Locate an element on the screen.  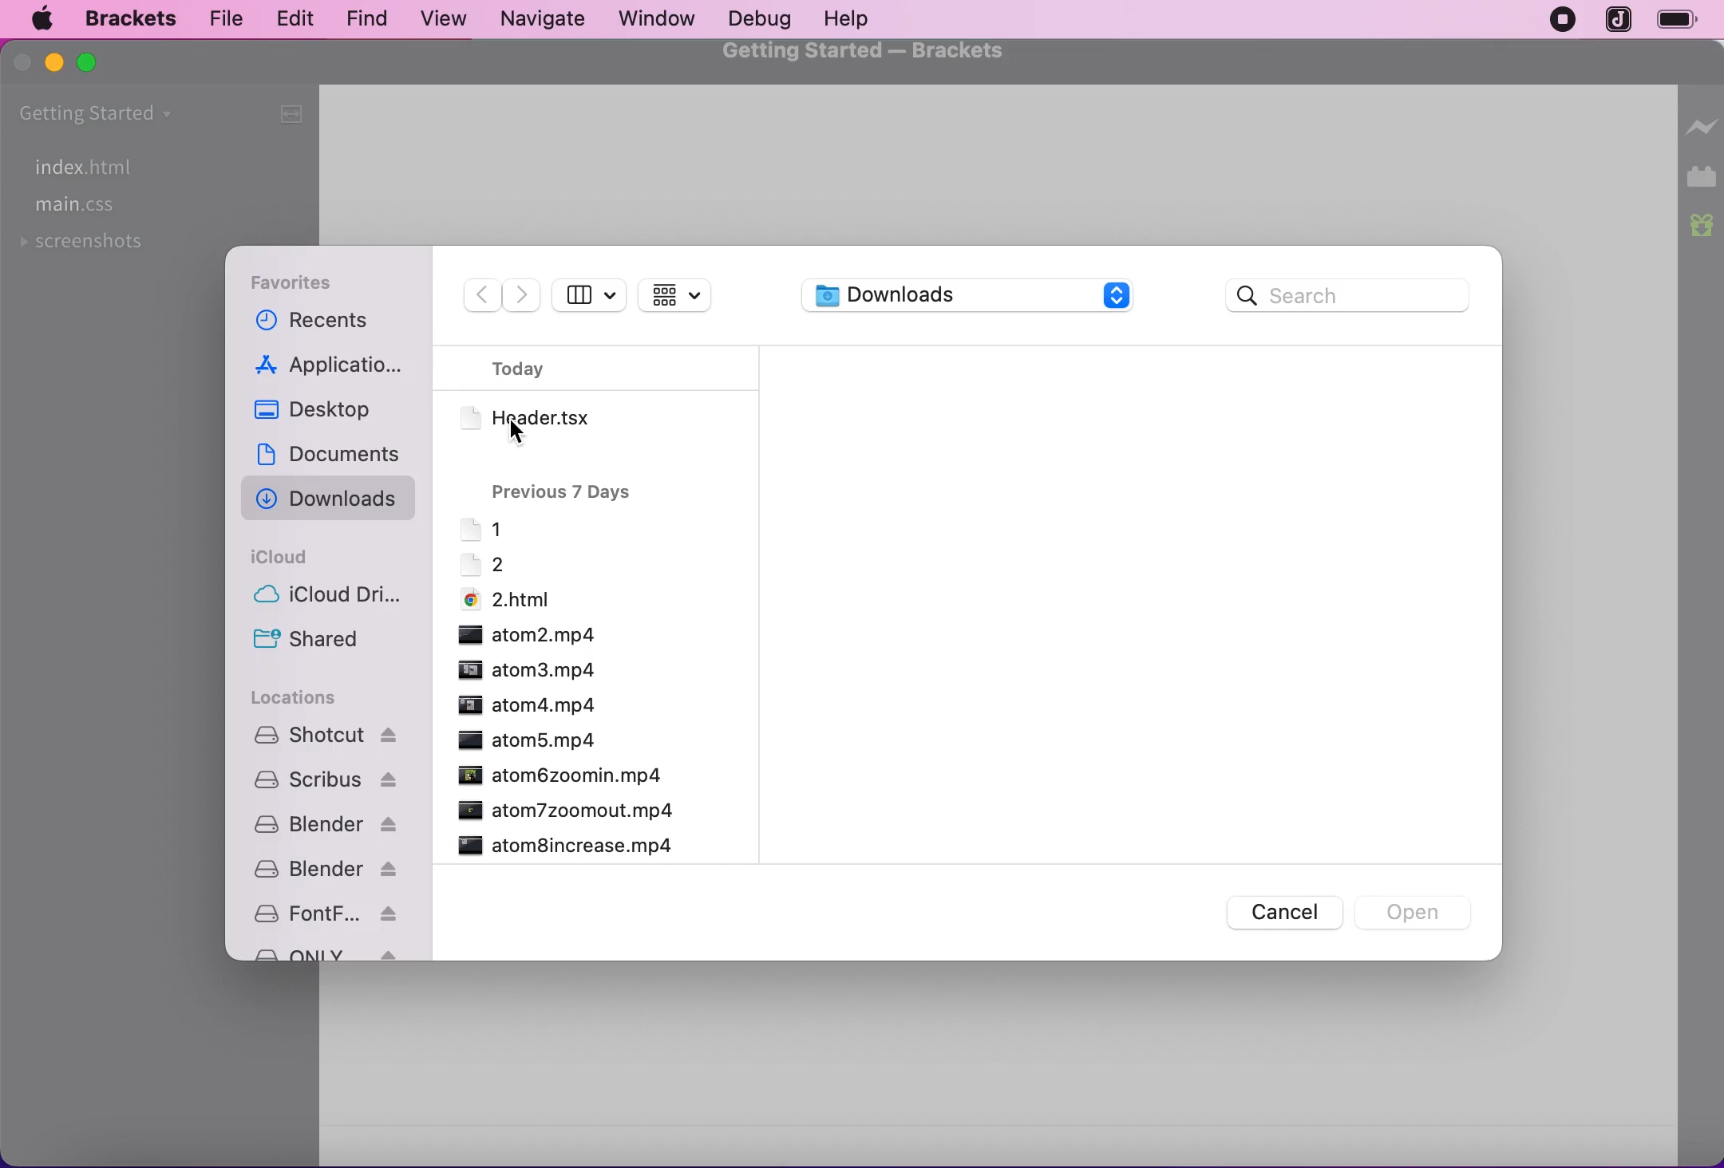
cancel is located at coordinates (1275, 913).